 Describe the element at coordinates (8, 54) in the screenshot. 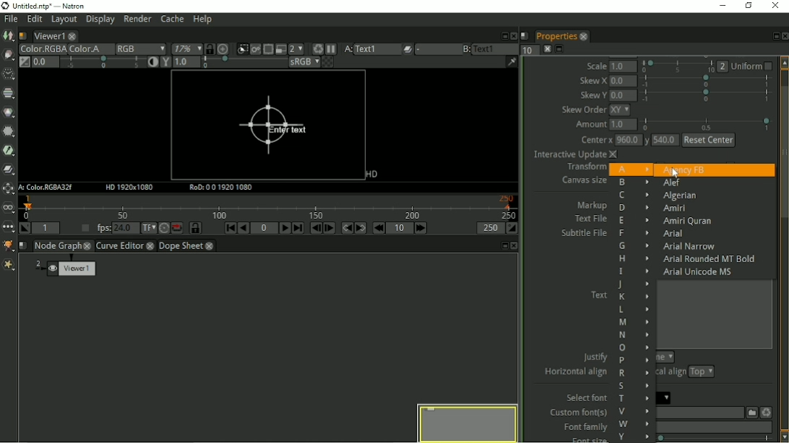

I see `Draw` at that location.